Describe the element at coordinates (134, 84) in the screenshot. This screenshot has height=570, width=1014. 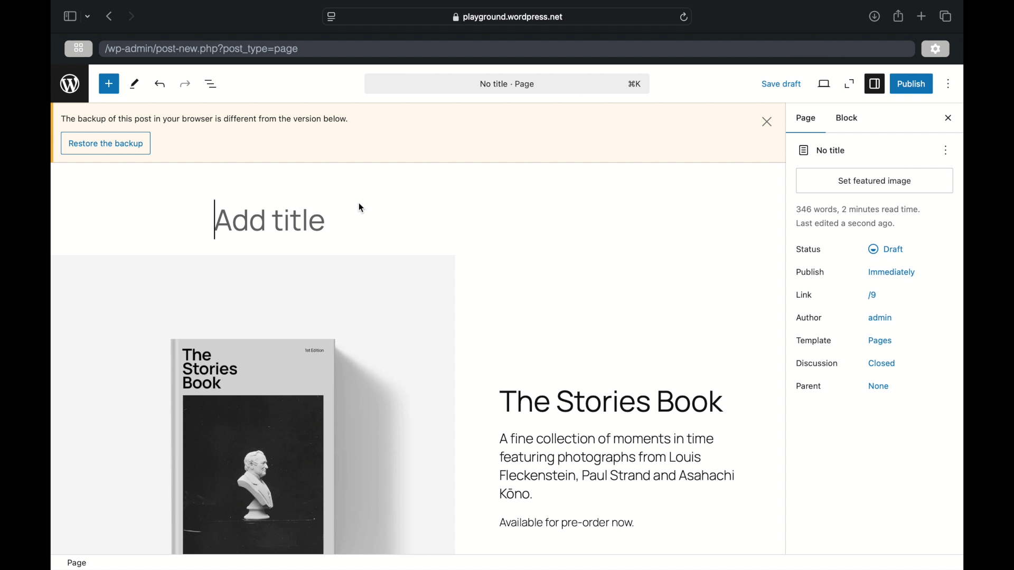
I see `tools` at that location.